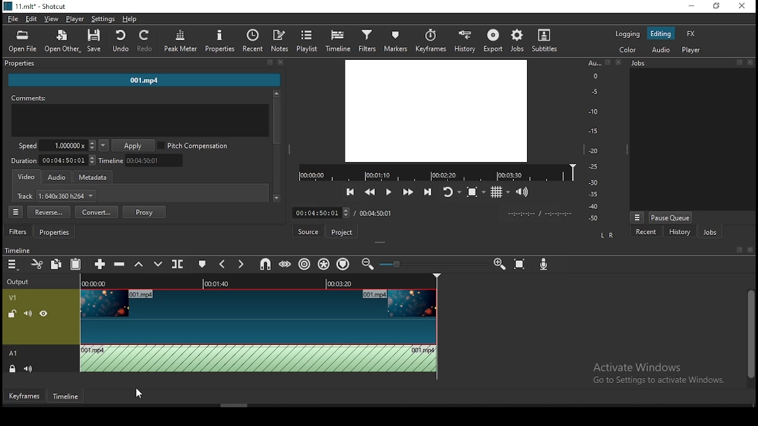  I want to click on properties menu, so click(15, 212).